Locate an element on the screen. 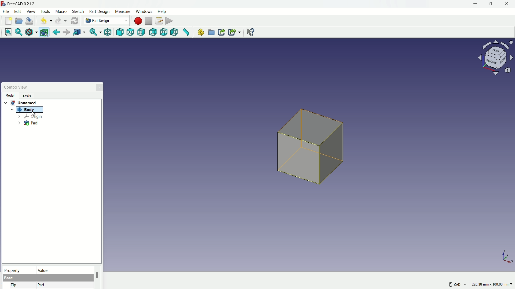 The height and width of the screenshot is (289, 515). combo view is located at coordinates (16, 87).